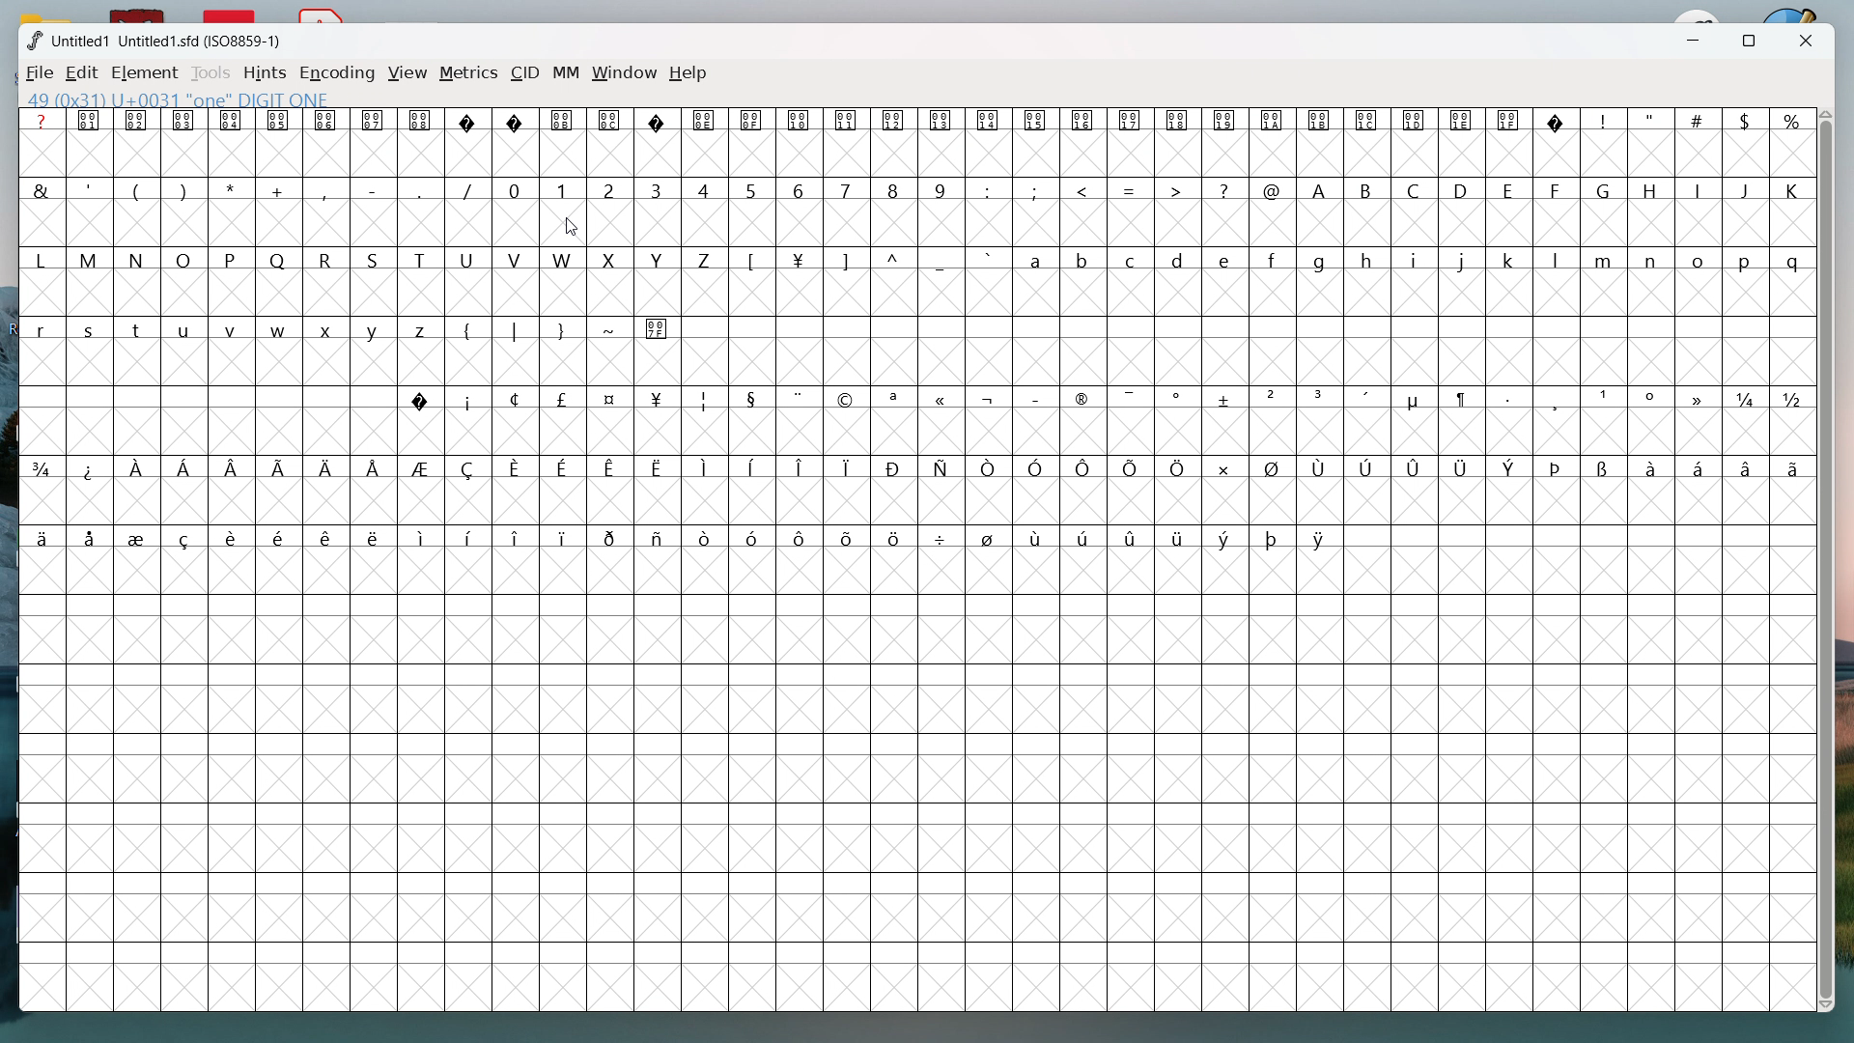 This screenshot has width=1854, height=1043. What do you see at coordinates (1417, 189) in the screenshot?
I see `C` at bounding box center [1417, 189].